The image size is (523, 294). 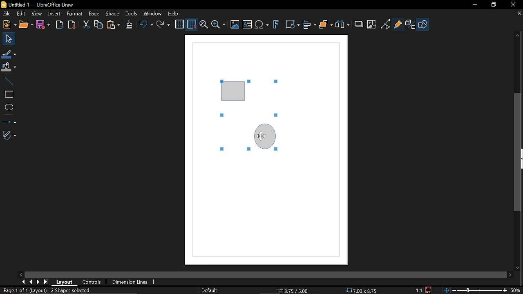 I want to click on Align, so click(x=309, y=25).